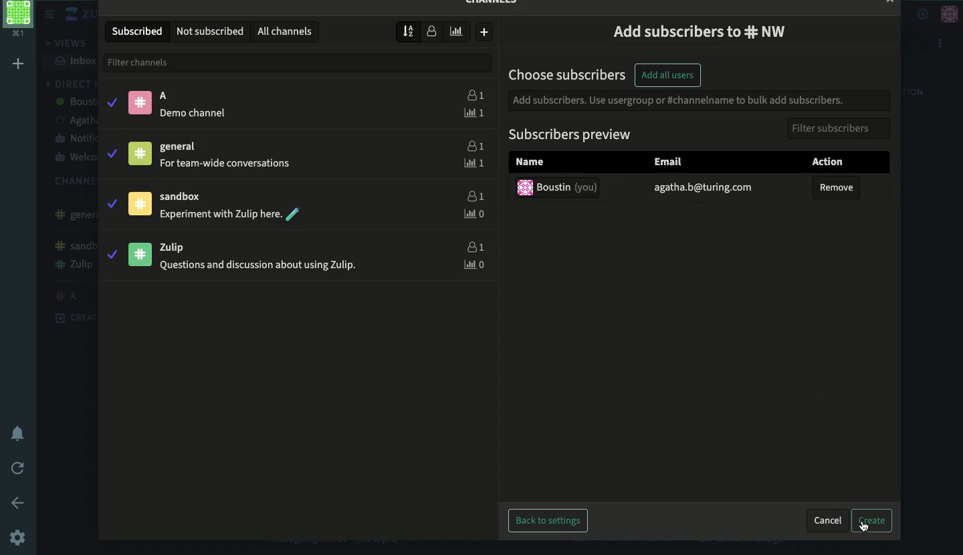  I want to click on email, so click(671, 162).